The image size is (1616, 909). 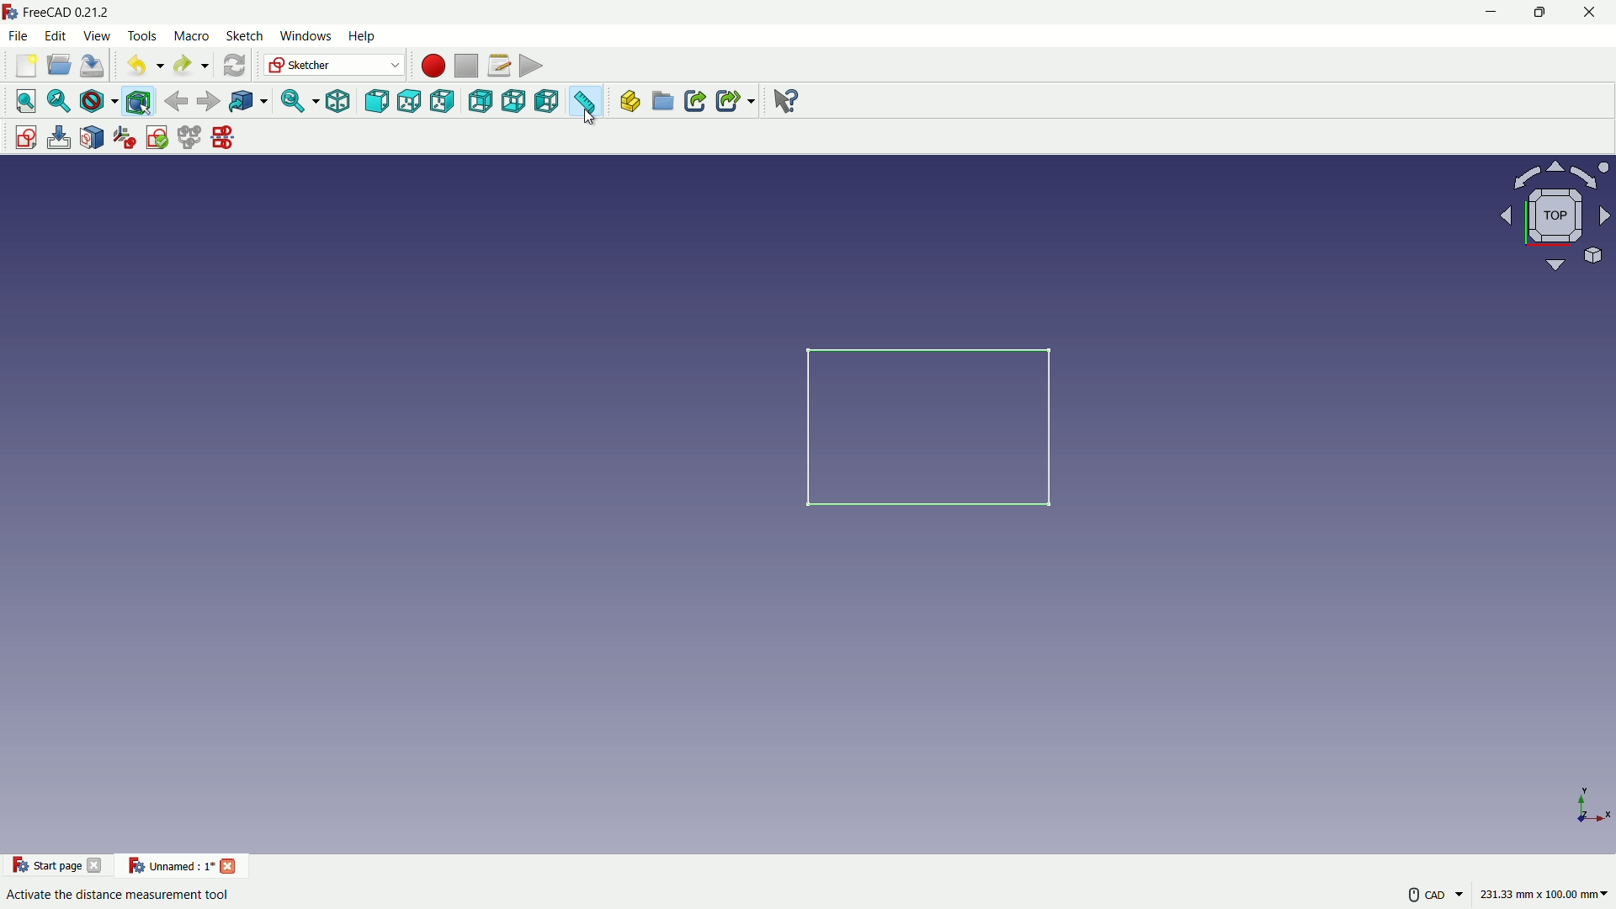 What do you see at coordinates (923, 426) in the screenshot?
I see `rectangle` at bounding box center [923, 426].